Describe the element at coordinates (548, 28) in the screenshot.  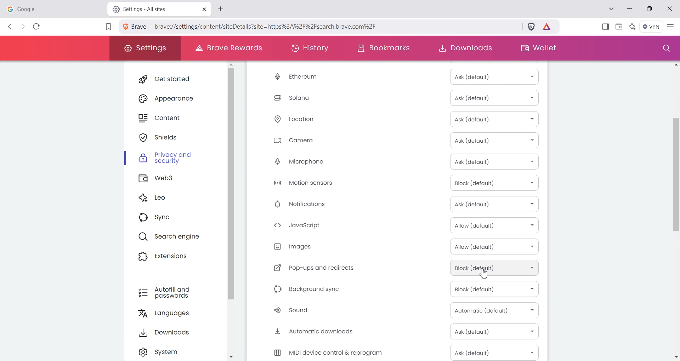
I see `Brave Reward` at that location.